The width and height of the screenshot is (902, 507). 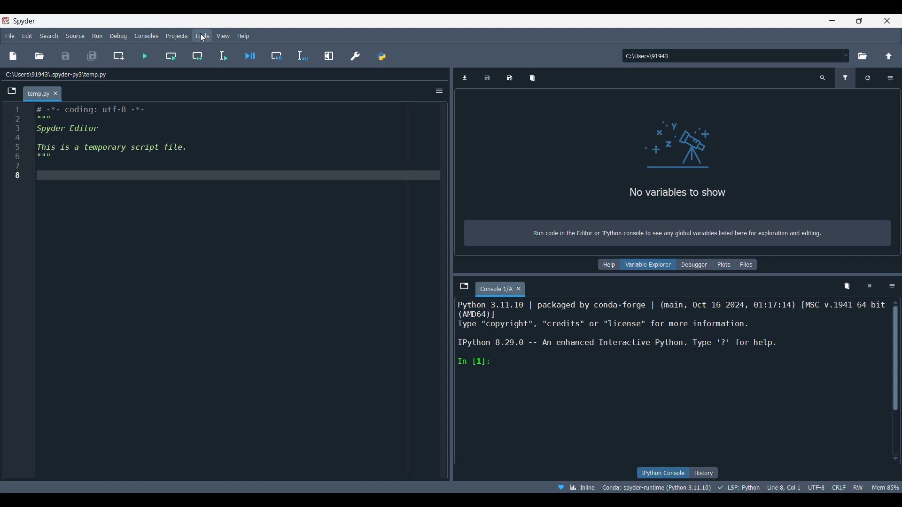 What do you see at coordinates (863, 56) in the screenshot?
I see `Browse working directory` at bounding box center [863, 56].